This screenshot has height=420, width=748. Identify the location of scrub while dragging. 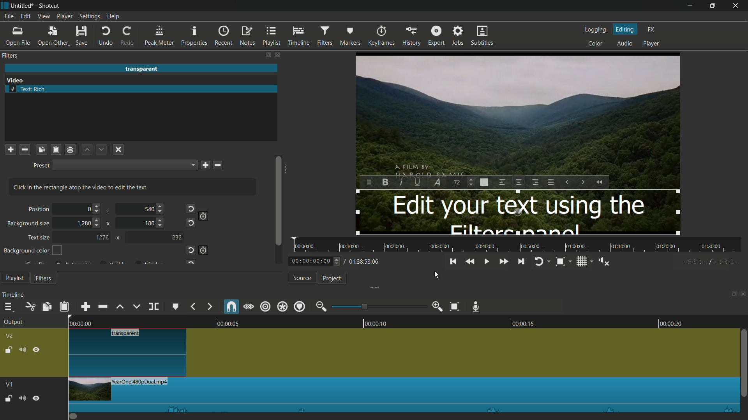
(249, 307).